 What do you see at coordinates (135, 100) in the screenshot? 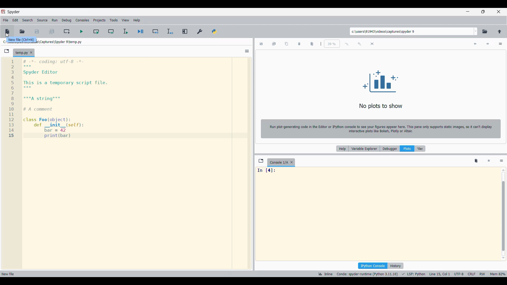
I see `# -*- coding: utf-8 -*-
Spyder Editor
This is a temporary script file.
"""A string"""
# A comment
class Foo(object):
def _init_ (self):
bar = 42
print(bar)` at bounding box center [135, 100].